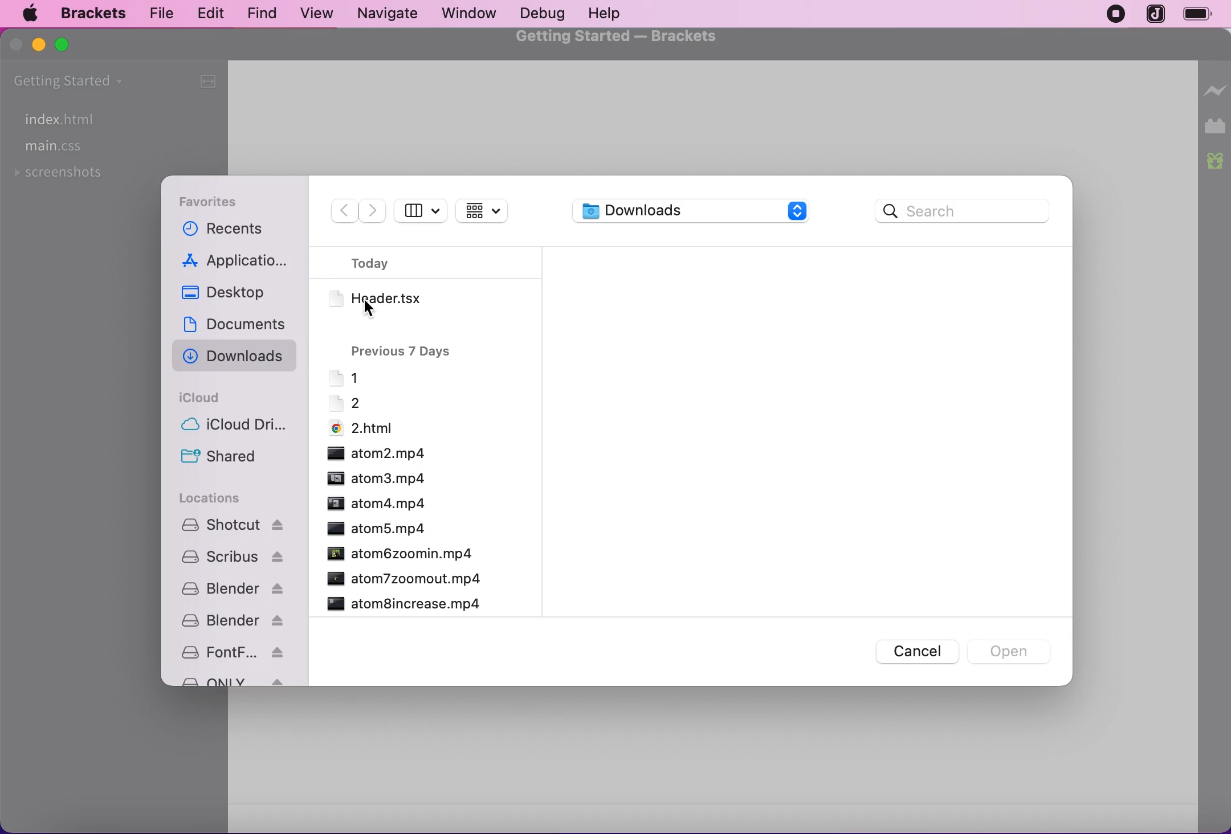 Image resolution: width=1231 pixels, height=834 pixels. What do you see at coordinates (57, 148) in the screenshot?
I see `main.css` at bounding box center [57, 148].